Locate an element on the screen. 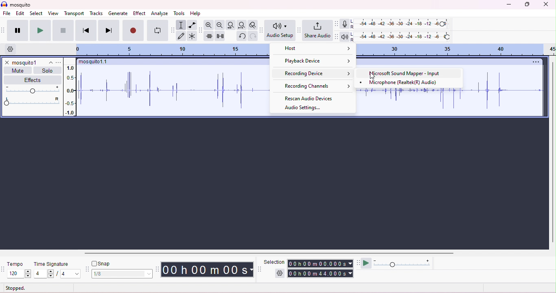  audio set up tool bar is located at coordinates (262, 30).